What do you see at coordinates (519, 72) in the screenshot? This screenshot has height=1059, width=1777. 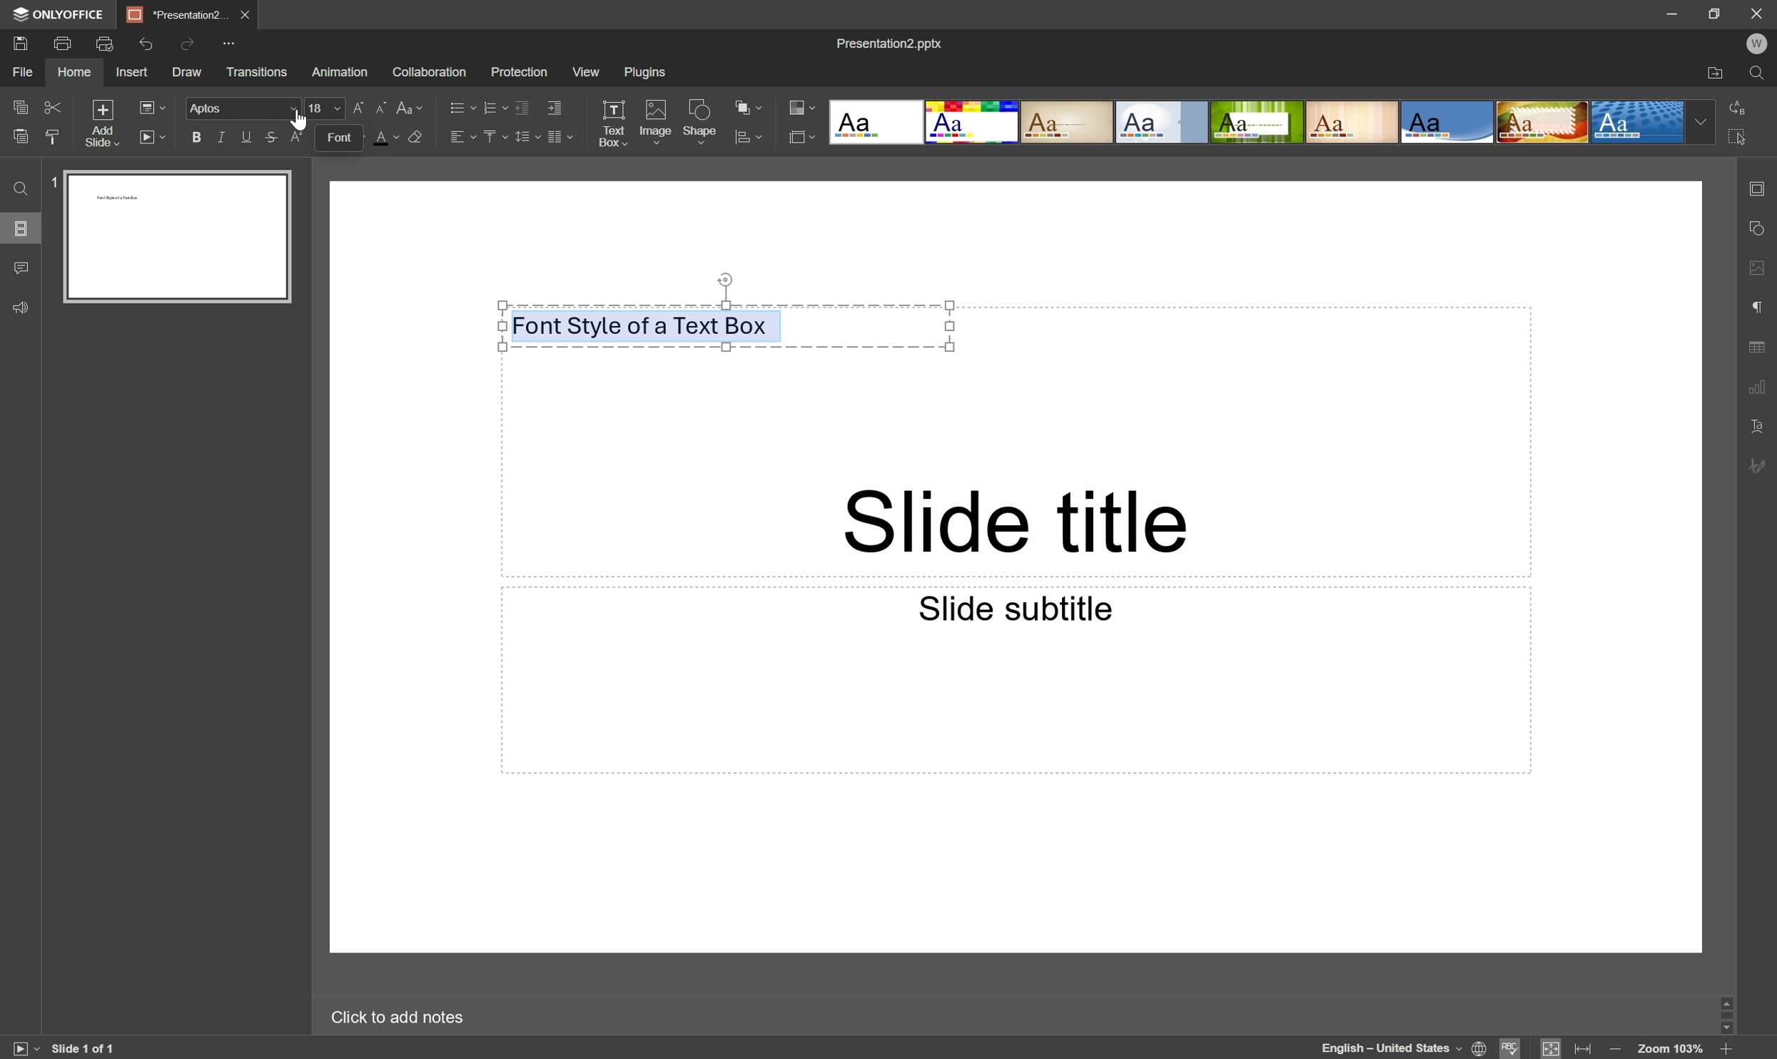 I see `Protection` at bounding box center [519, 72].